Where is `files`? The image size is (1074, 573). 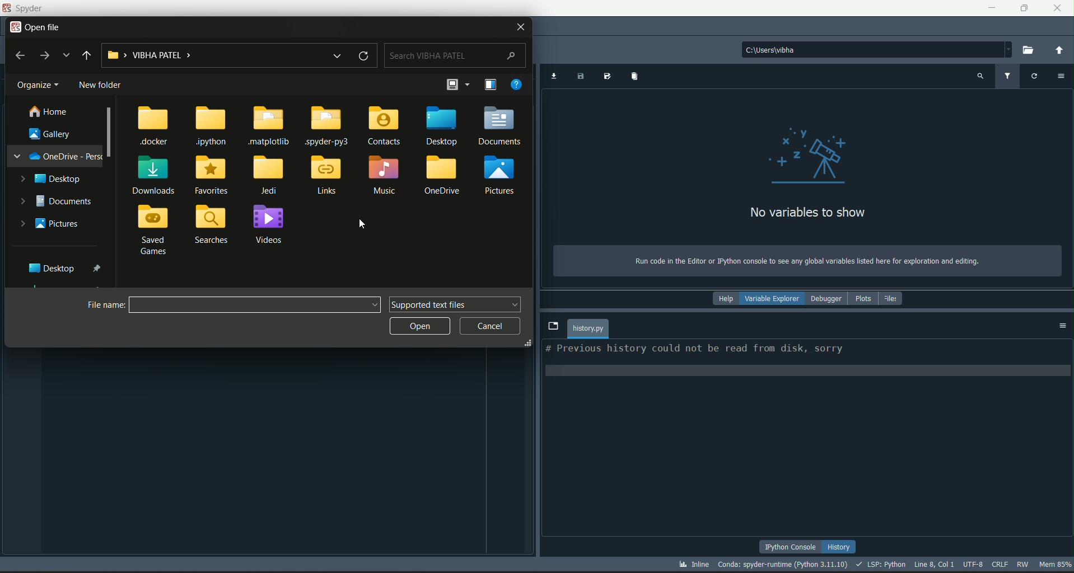 files is located at coordinates (894, 298).